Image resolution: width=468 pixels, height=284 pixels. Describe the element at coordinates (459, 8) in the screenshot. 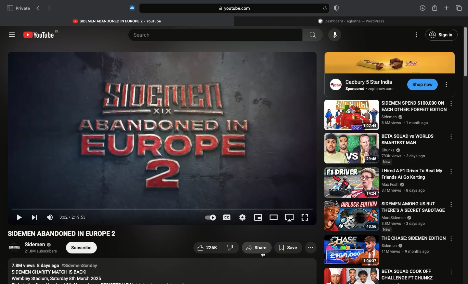

I see `Tabs` at that location.